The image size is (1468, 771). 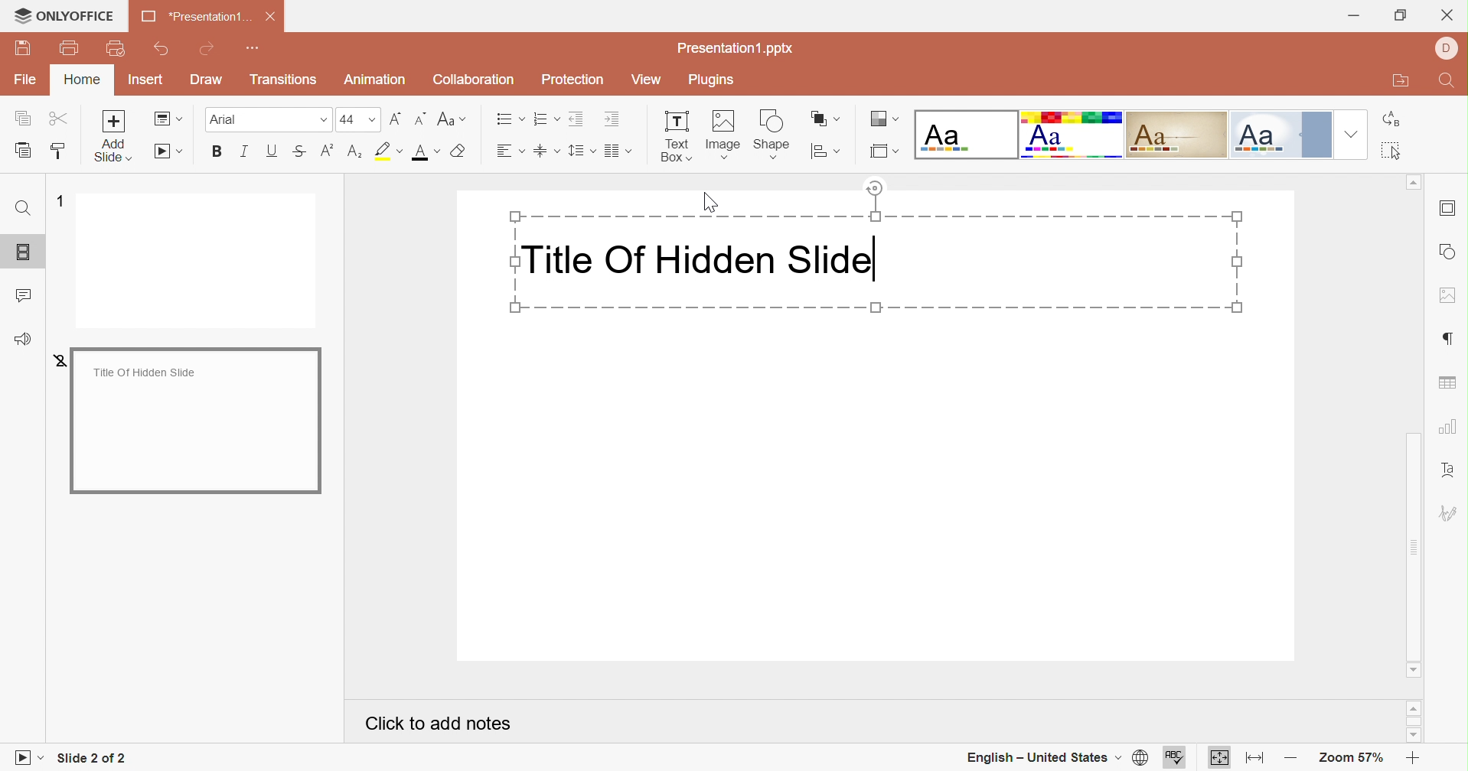 What do you see at coordinates (220, 152) in the screenshot?
I see `Bold` at bounding box center [220, 152].